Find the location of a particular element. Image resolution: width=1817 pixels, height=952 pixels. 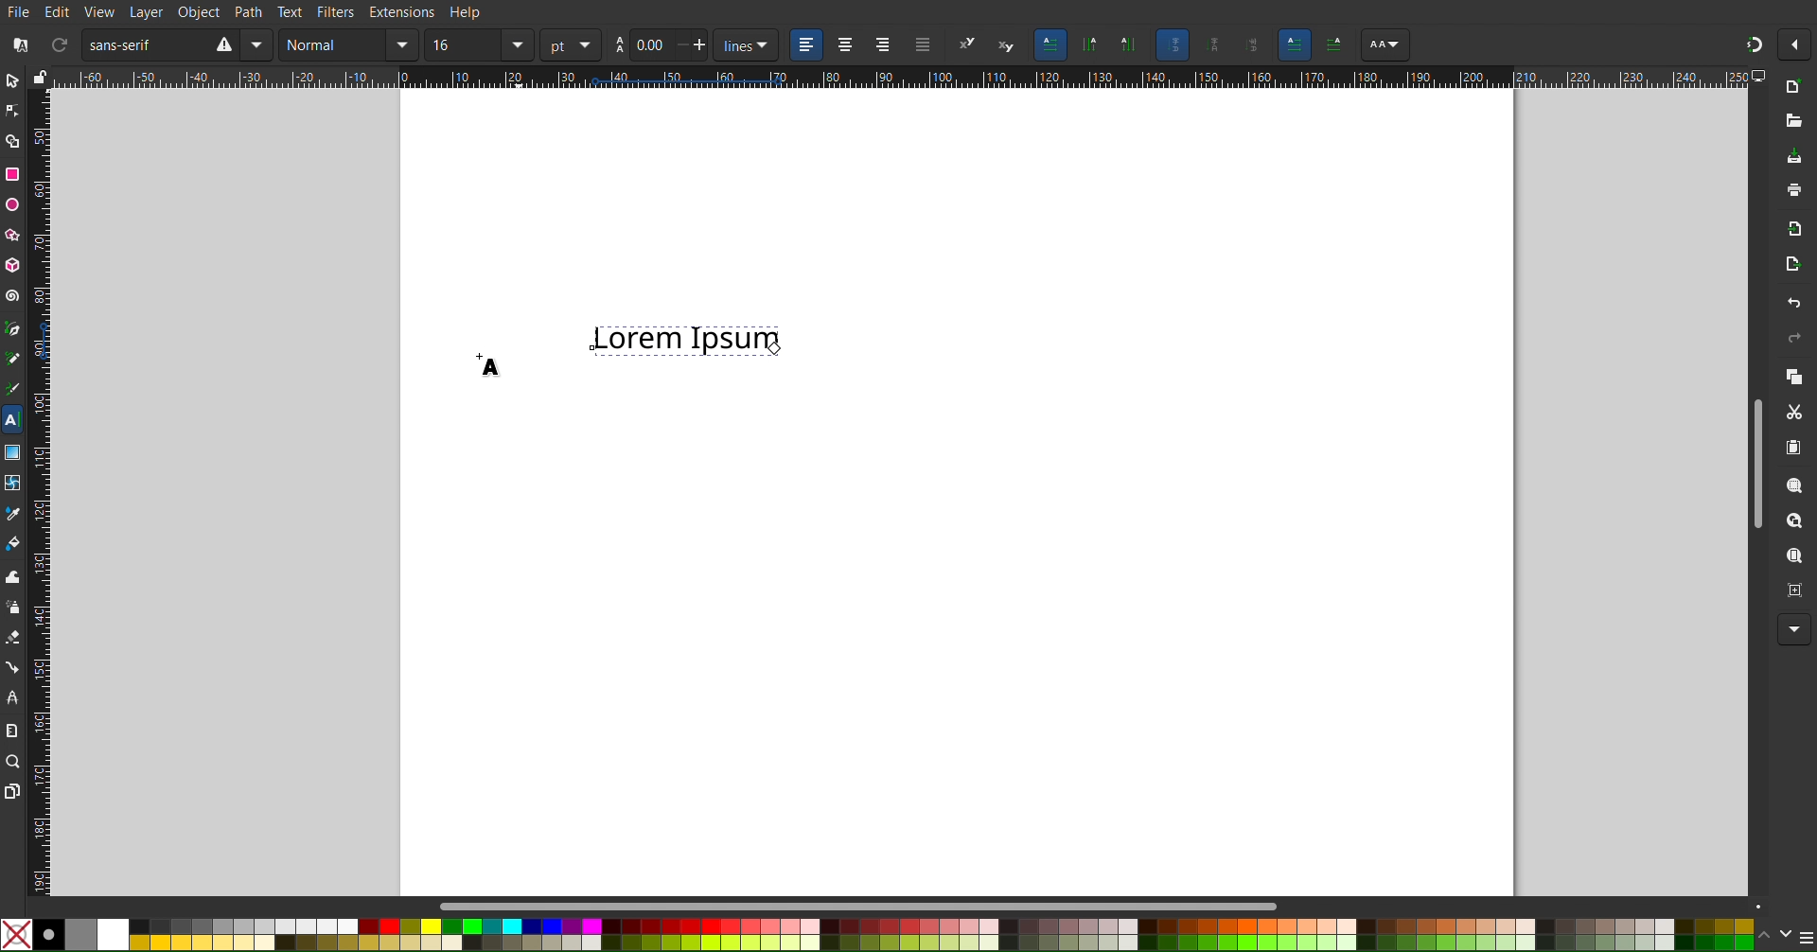

Edit is located at coordinates (59, 10).